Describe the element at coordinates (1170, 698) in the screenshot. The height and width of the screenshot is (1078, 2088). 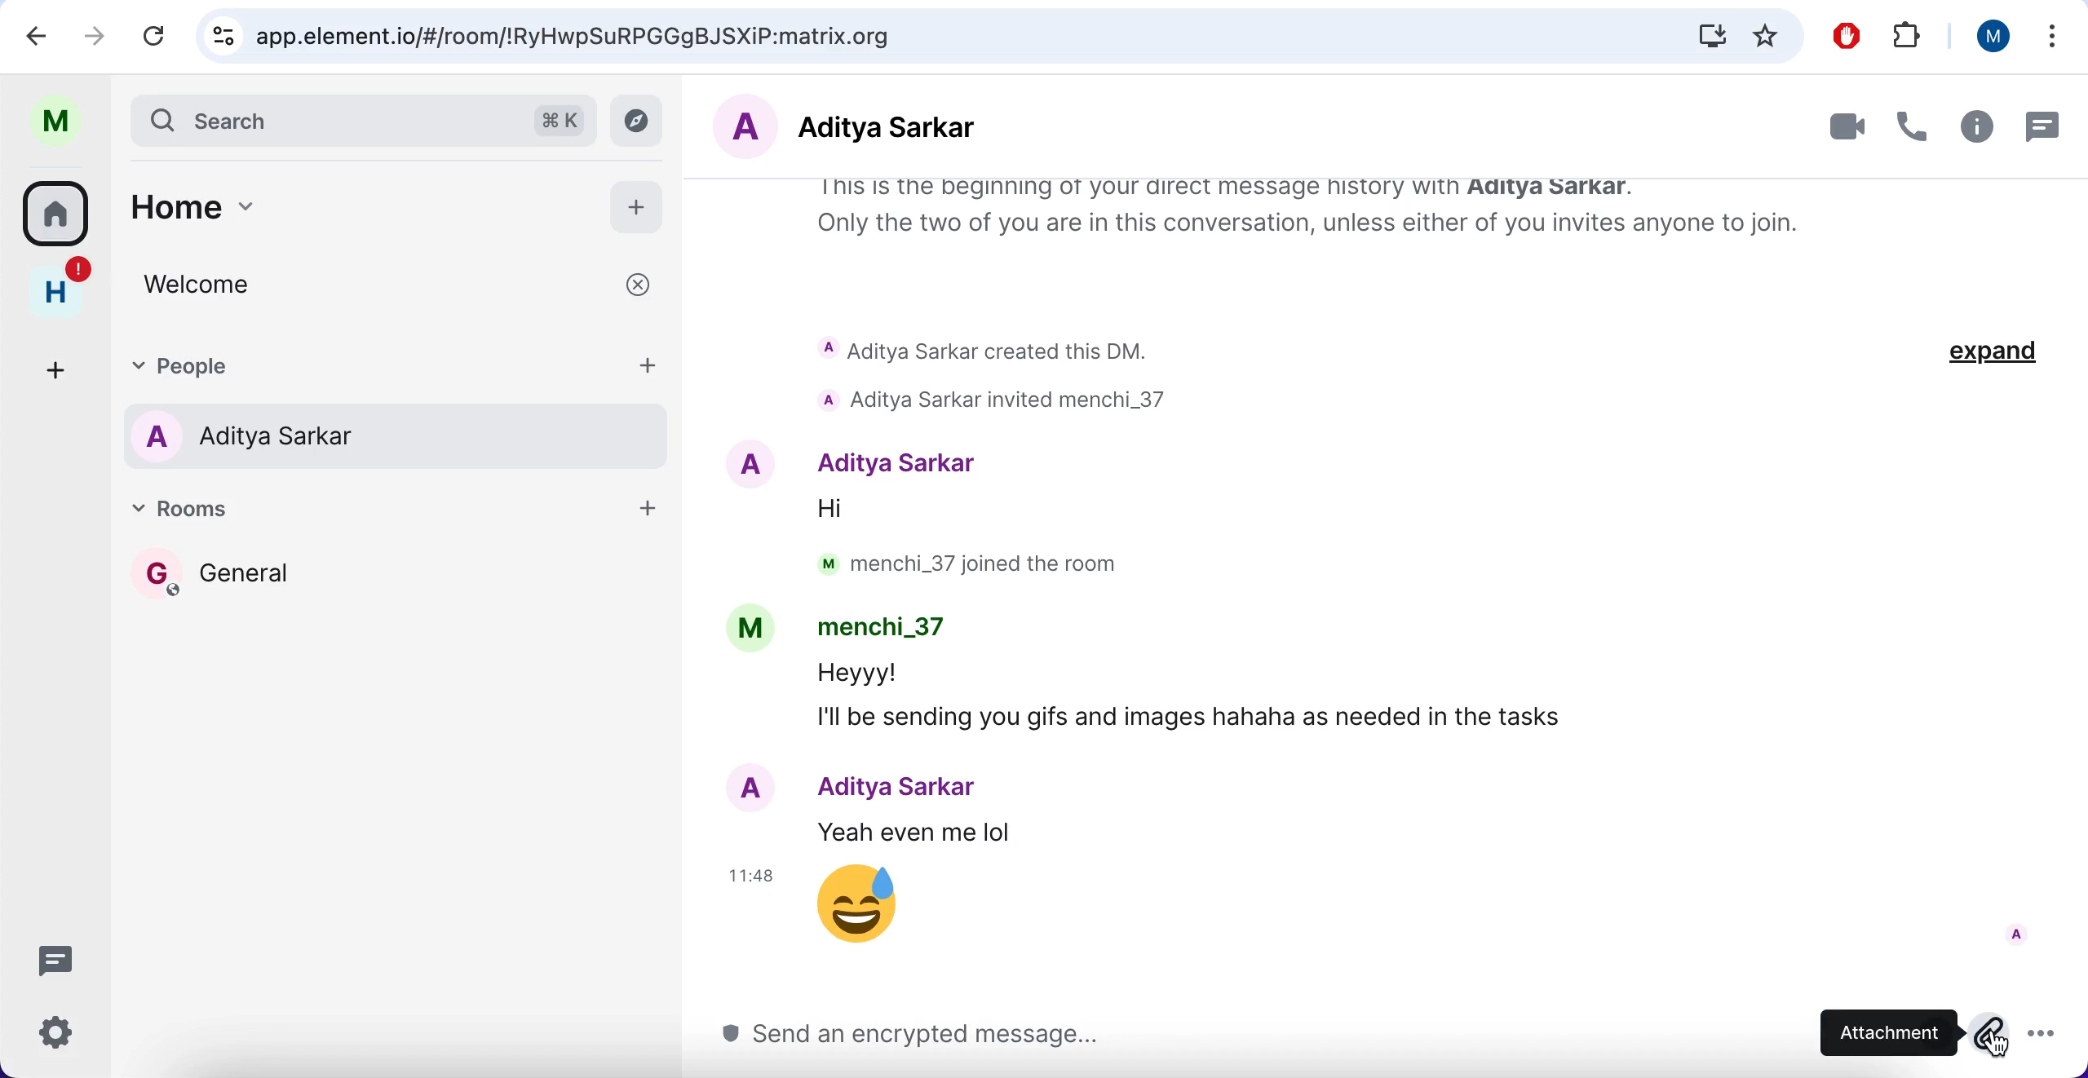
I see `Heyyy!
I'll be sending you gifs and images hahaha as needed in the tasks` at that location.